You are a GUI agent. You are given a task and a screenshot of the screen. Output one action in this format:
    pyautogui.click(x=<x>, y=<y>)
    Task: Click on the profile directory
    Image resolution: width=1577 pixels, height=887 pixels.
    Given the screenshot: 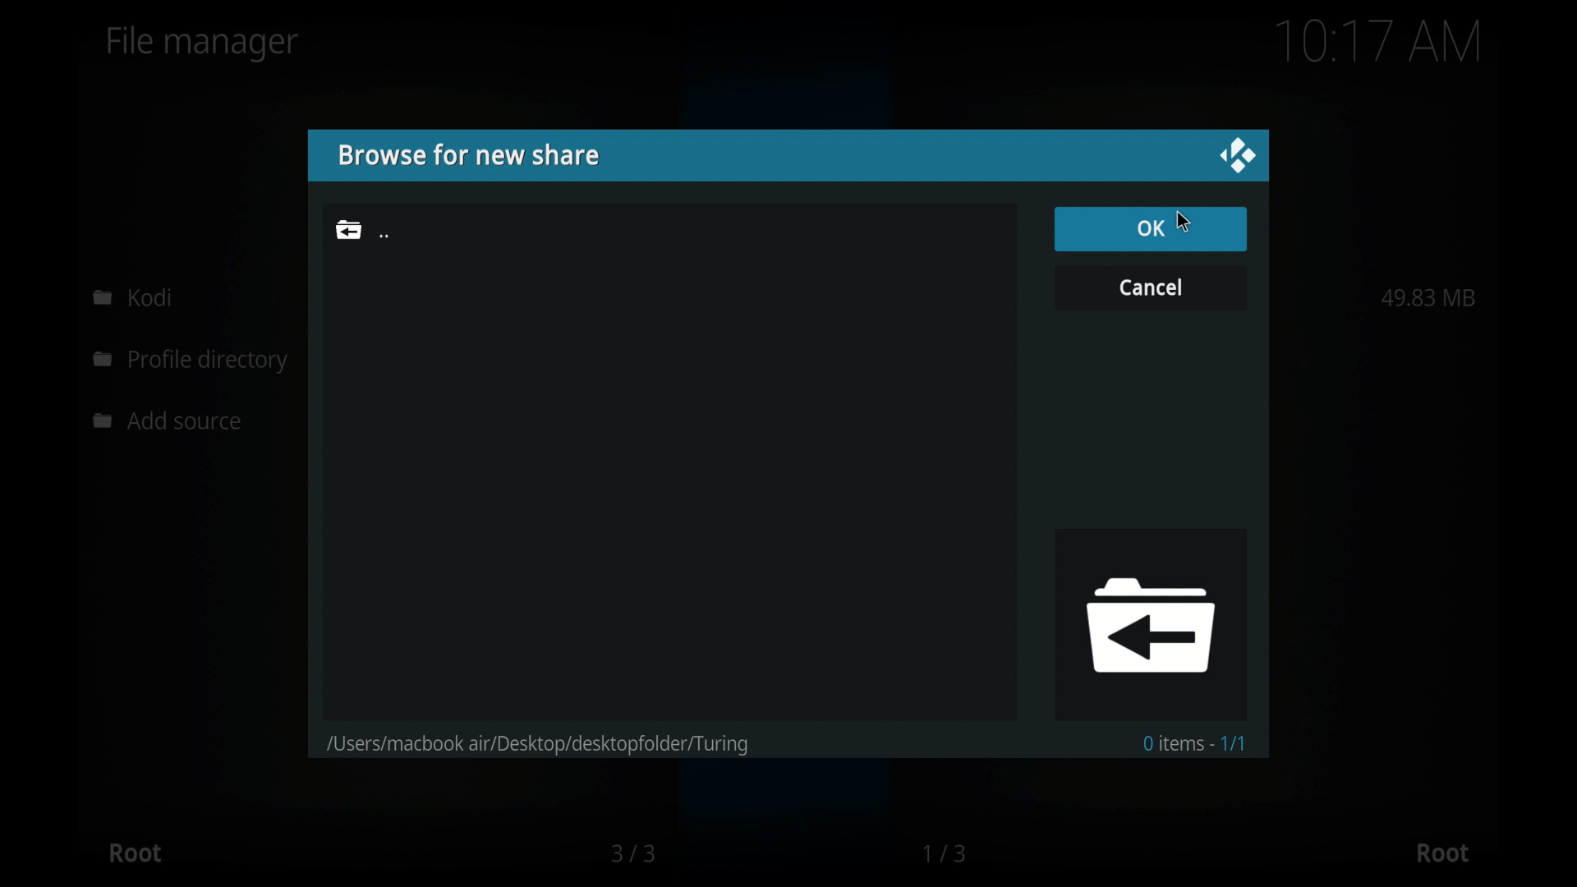 What is the action you would take?
    pyautogui.click(x=194, y=362)
    